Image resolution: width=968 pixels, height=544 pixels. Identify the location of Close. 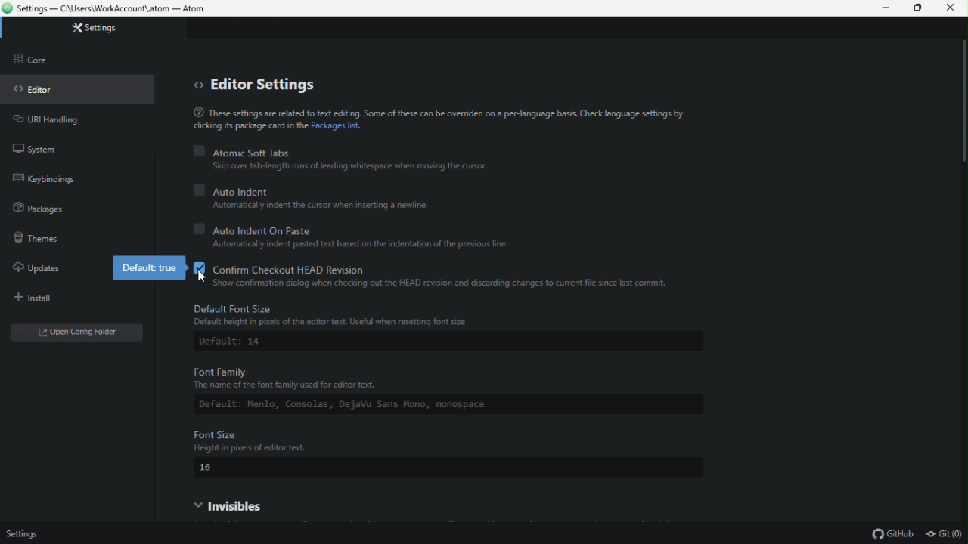
(951, 11).